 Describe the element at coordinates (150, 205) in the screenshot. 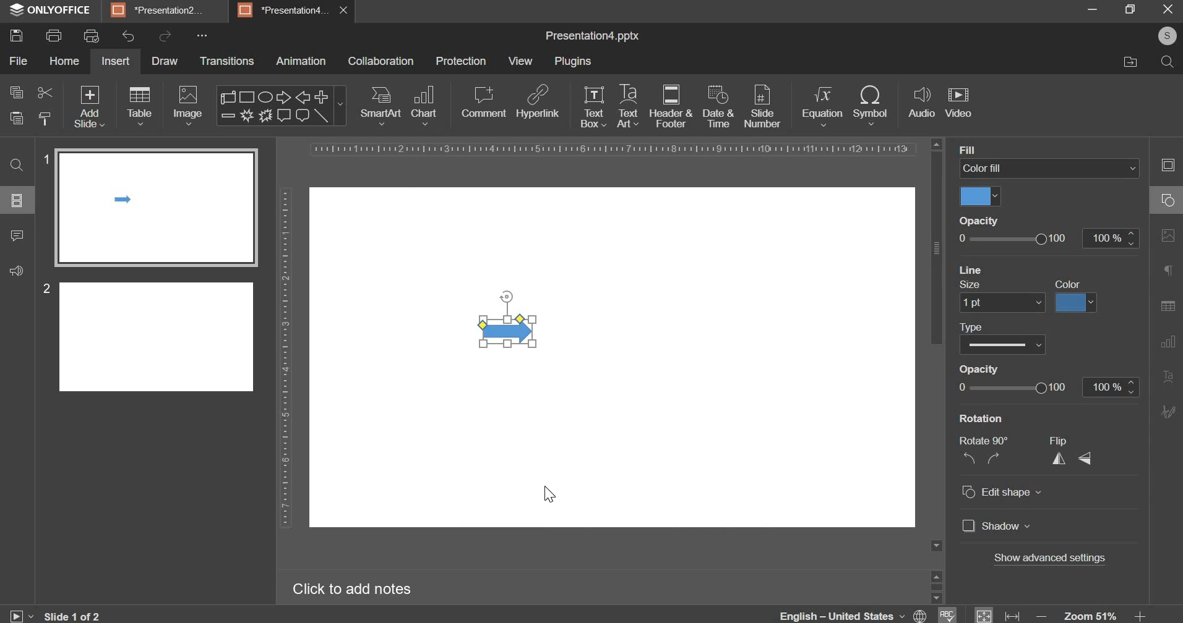

I see `slide 1` at that location.